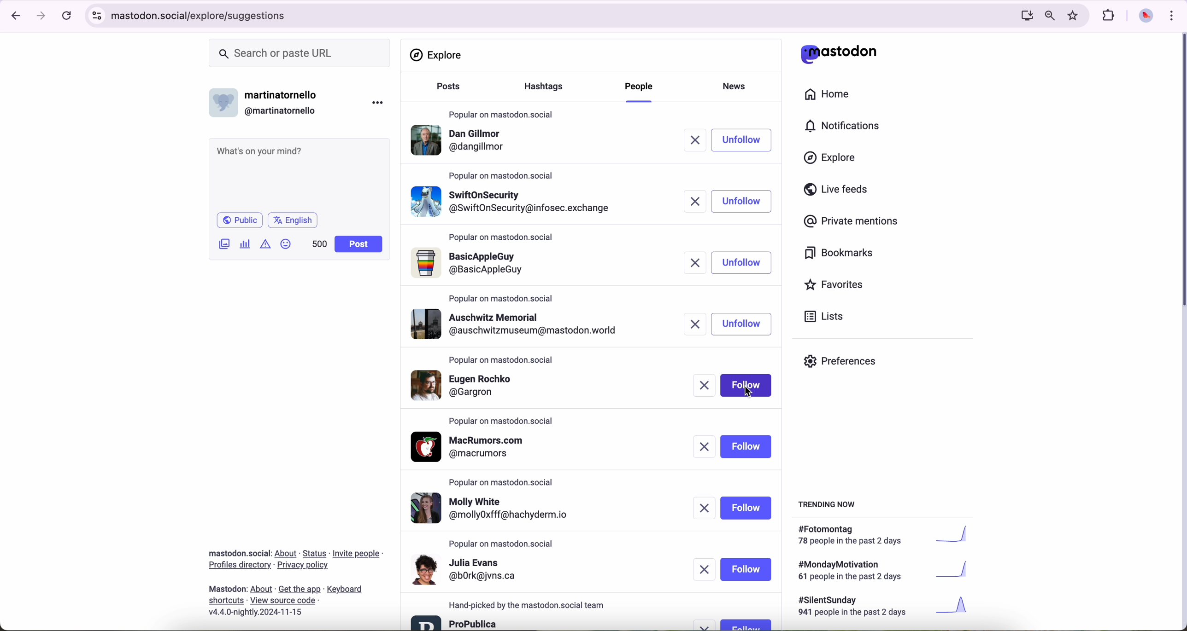  Describe the element at coordinates (885, 608) in the screenshot. I see `#silentsunday` at that location.